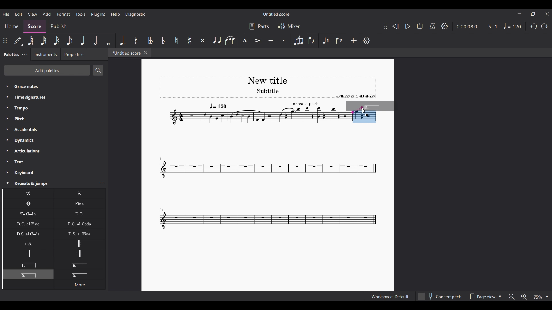  What do you see at coordinates (47, 14) in the screenshot?
I see `Add menu` at bounding box center [47, 14].